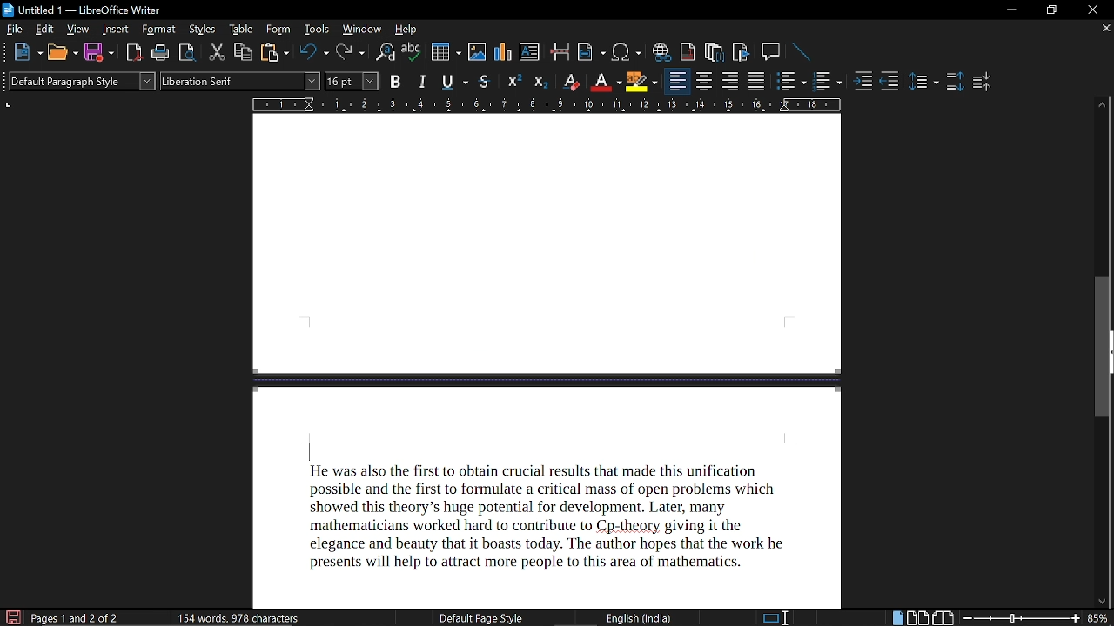 The width and height of the screenshot is (1114, 626). I want to click on Change zoom, so click(1021, 619).